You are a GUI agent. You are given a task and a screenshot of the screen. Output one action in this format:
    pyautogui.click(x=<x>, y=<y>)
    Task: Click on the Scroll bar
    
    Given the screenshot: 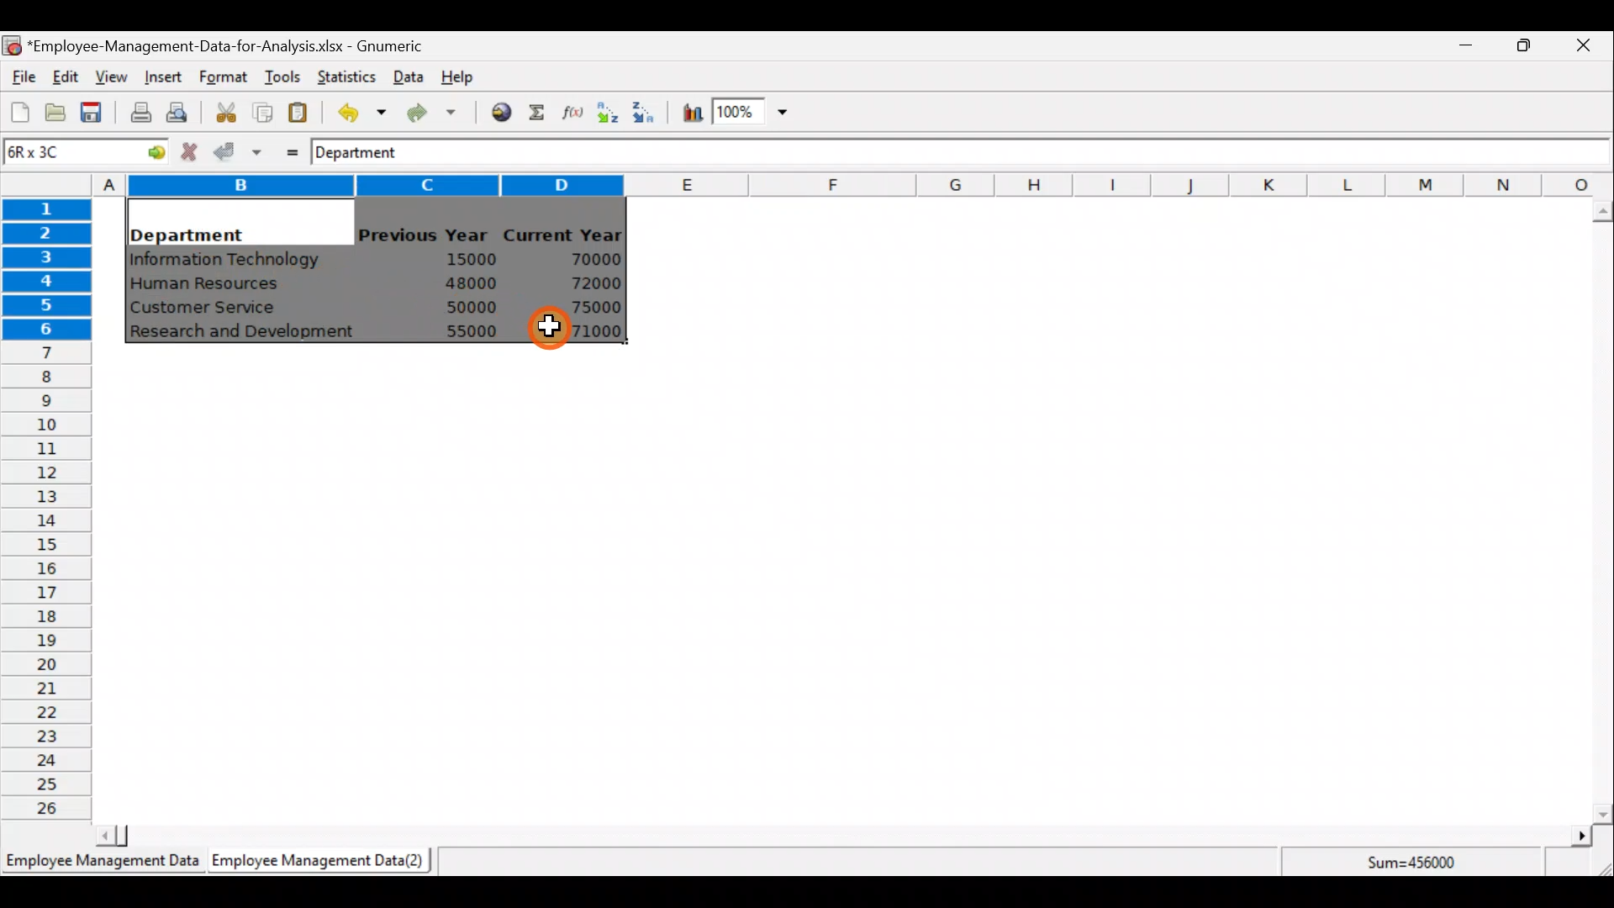 What is the action you would take?
    pyautogui.click(x=841, y=836)
    